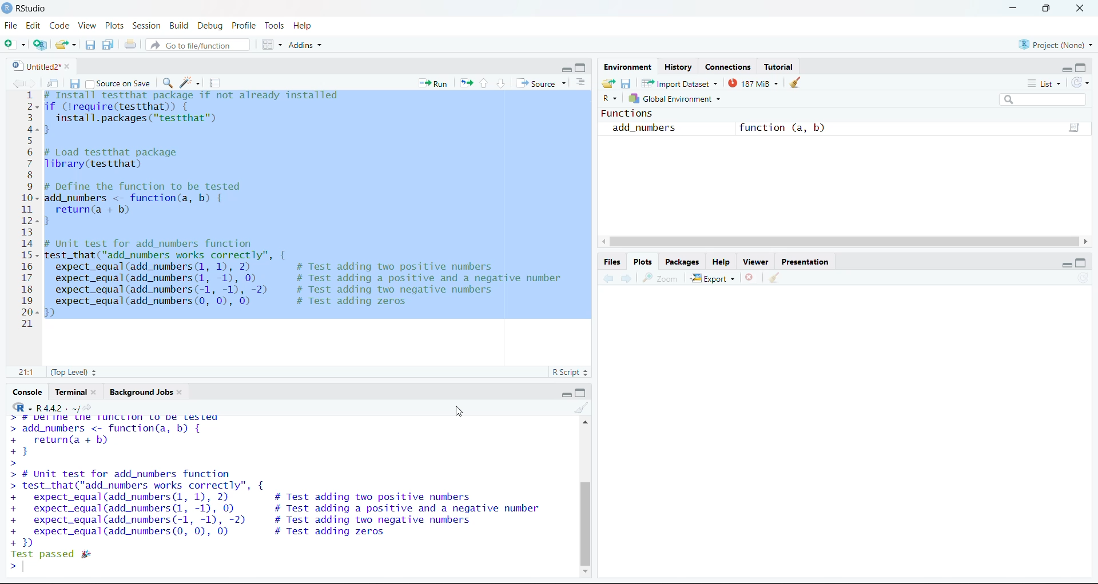  I want to click on minimize, so click(1015, 7).